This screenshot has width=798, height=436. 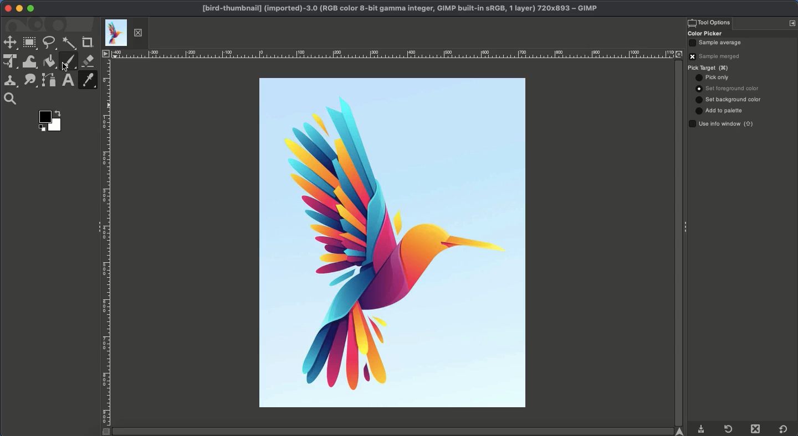 I want to click on Tab, so click(x=124, y=33).